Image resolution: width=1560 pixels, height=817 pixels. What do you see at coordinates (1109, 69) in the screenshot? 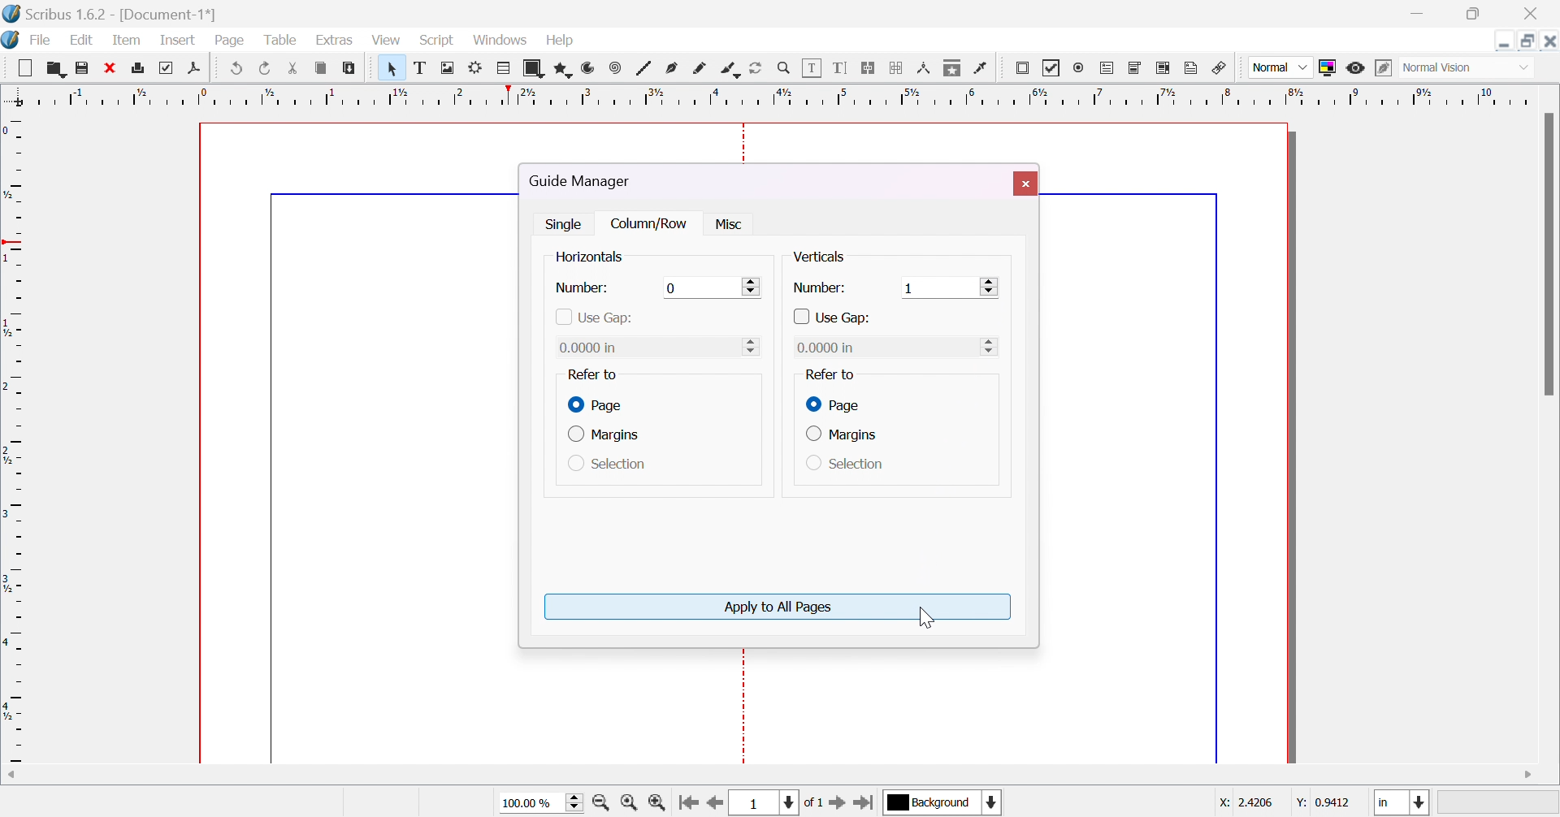
I see `PDF text field` at bounding box center [1109, 69].